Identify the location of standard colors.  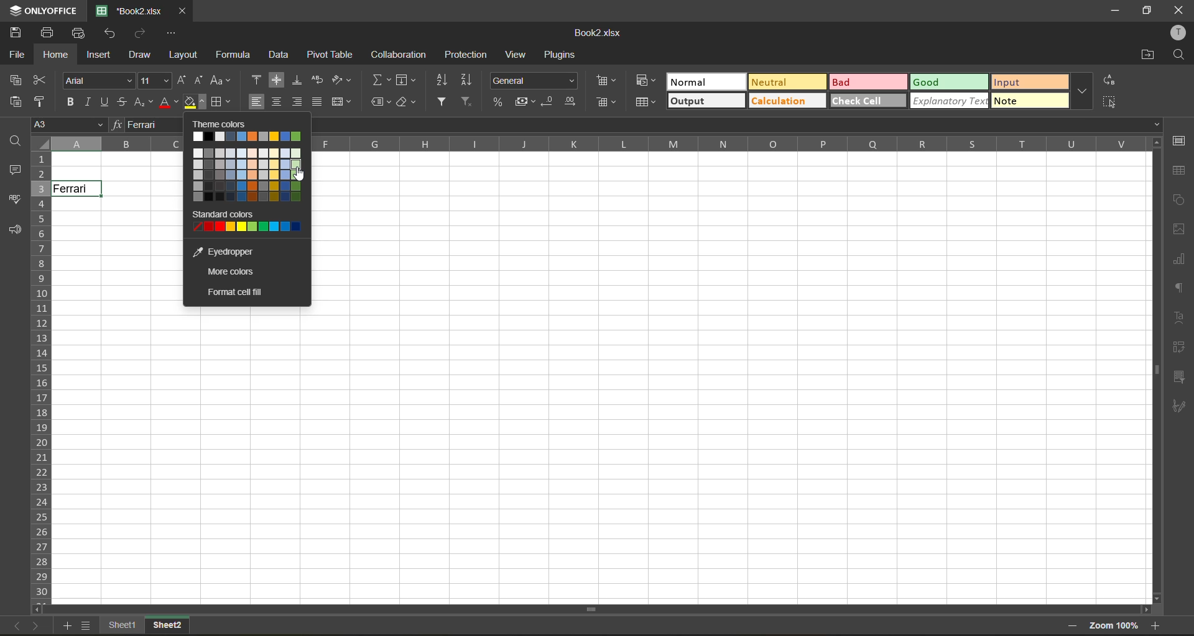
(247, 222).